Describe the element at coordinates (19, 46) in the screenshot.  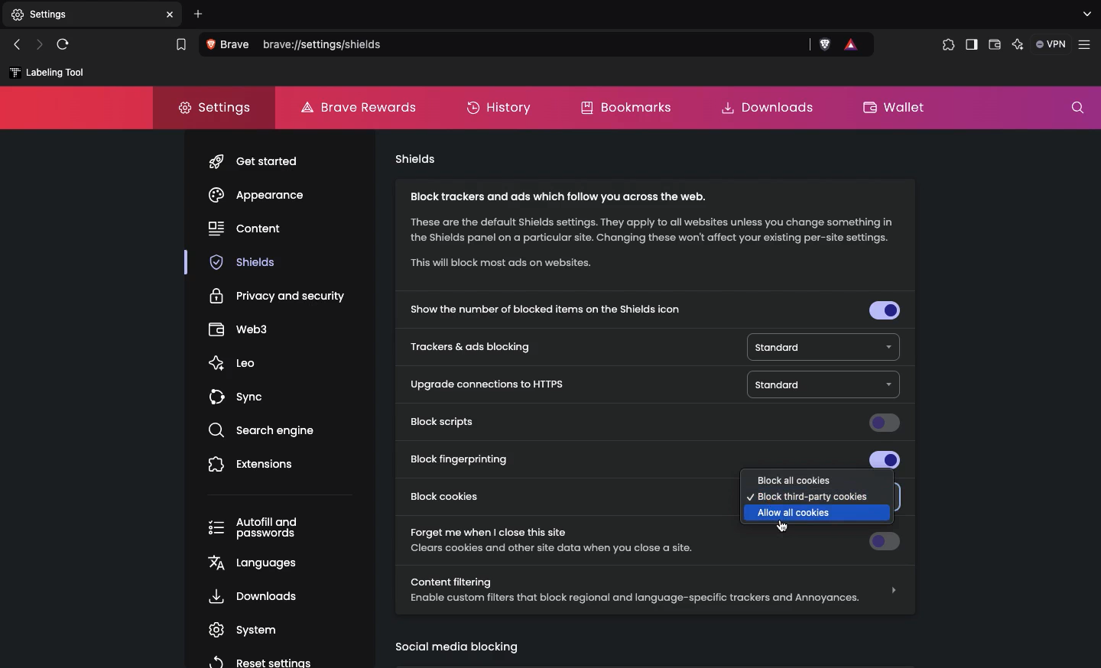
I see `Previous page` at that location.